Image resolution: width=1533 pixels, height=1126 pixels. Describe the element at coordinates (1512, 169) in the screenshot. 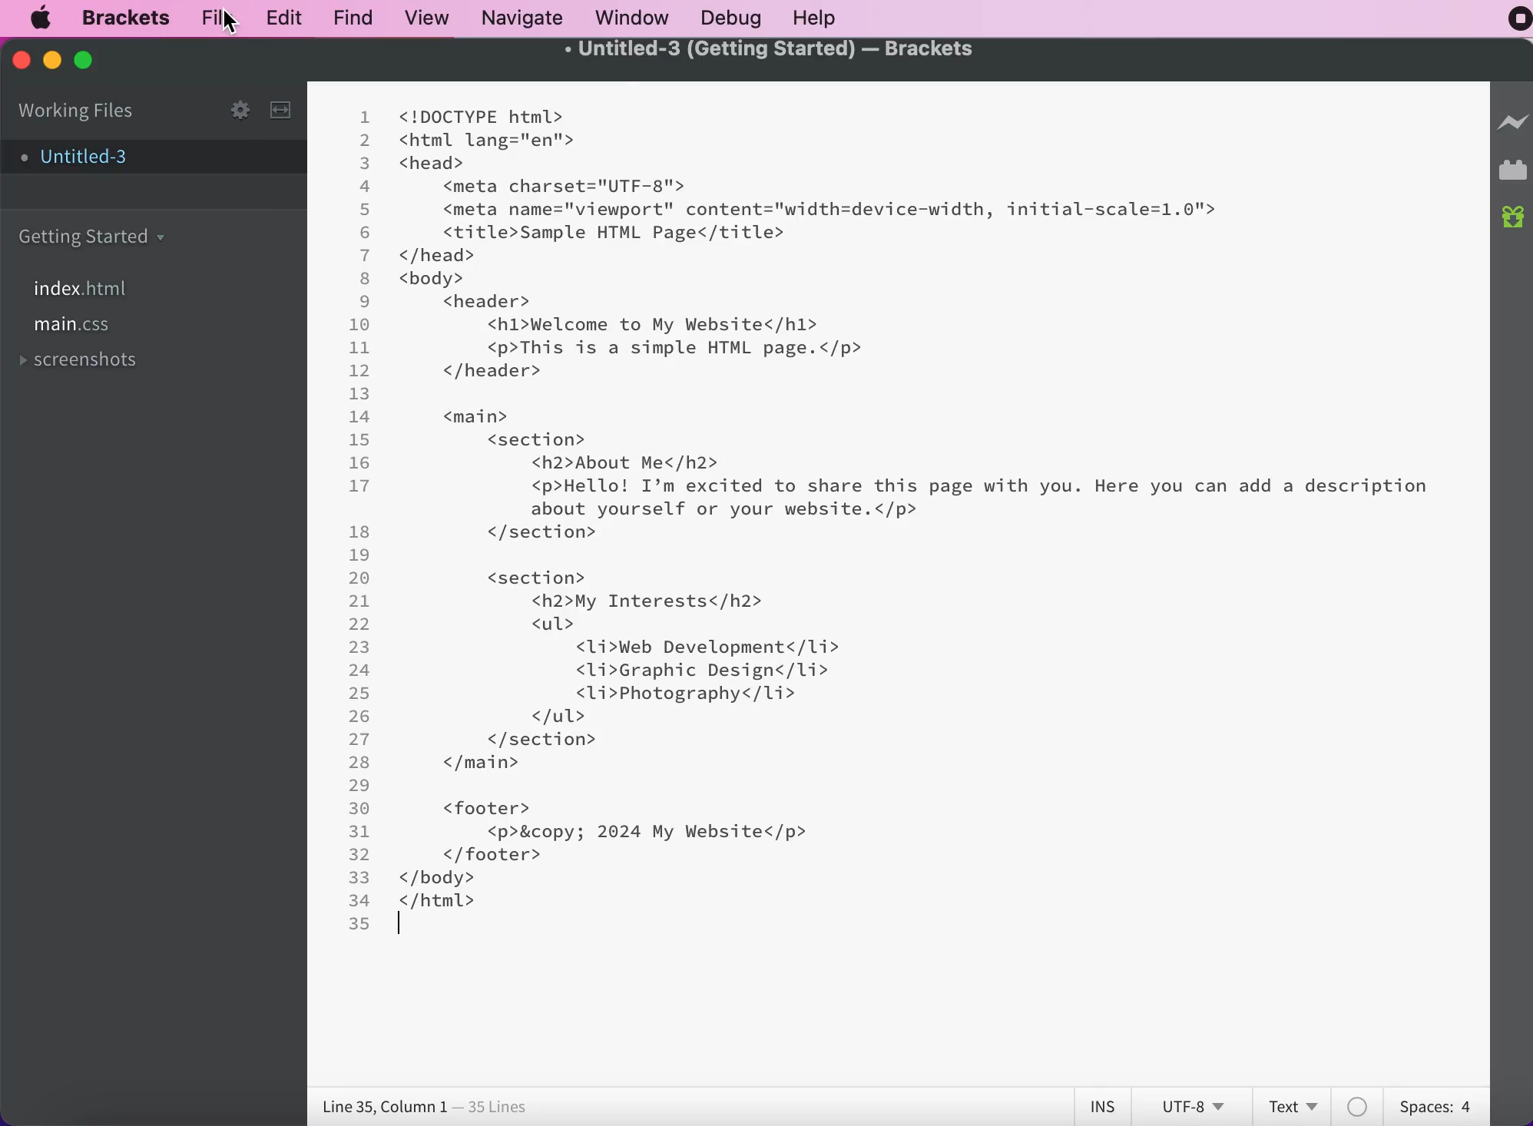

I see `extension manager` at that location.